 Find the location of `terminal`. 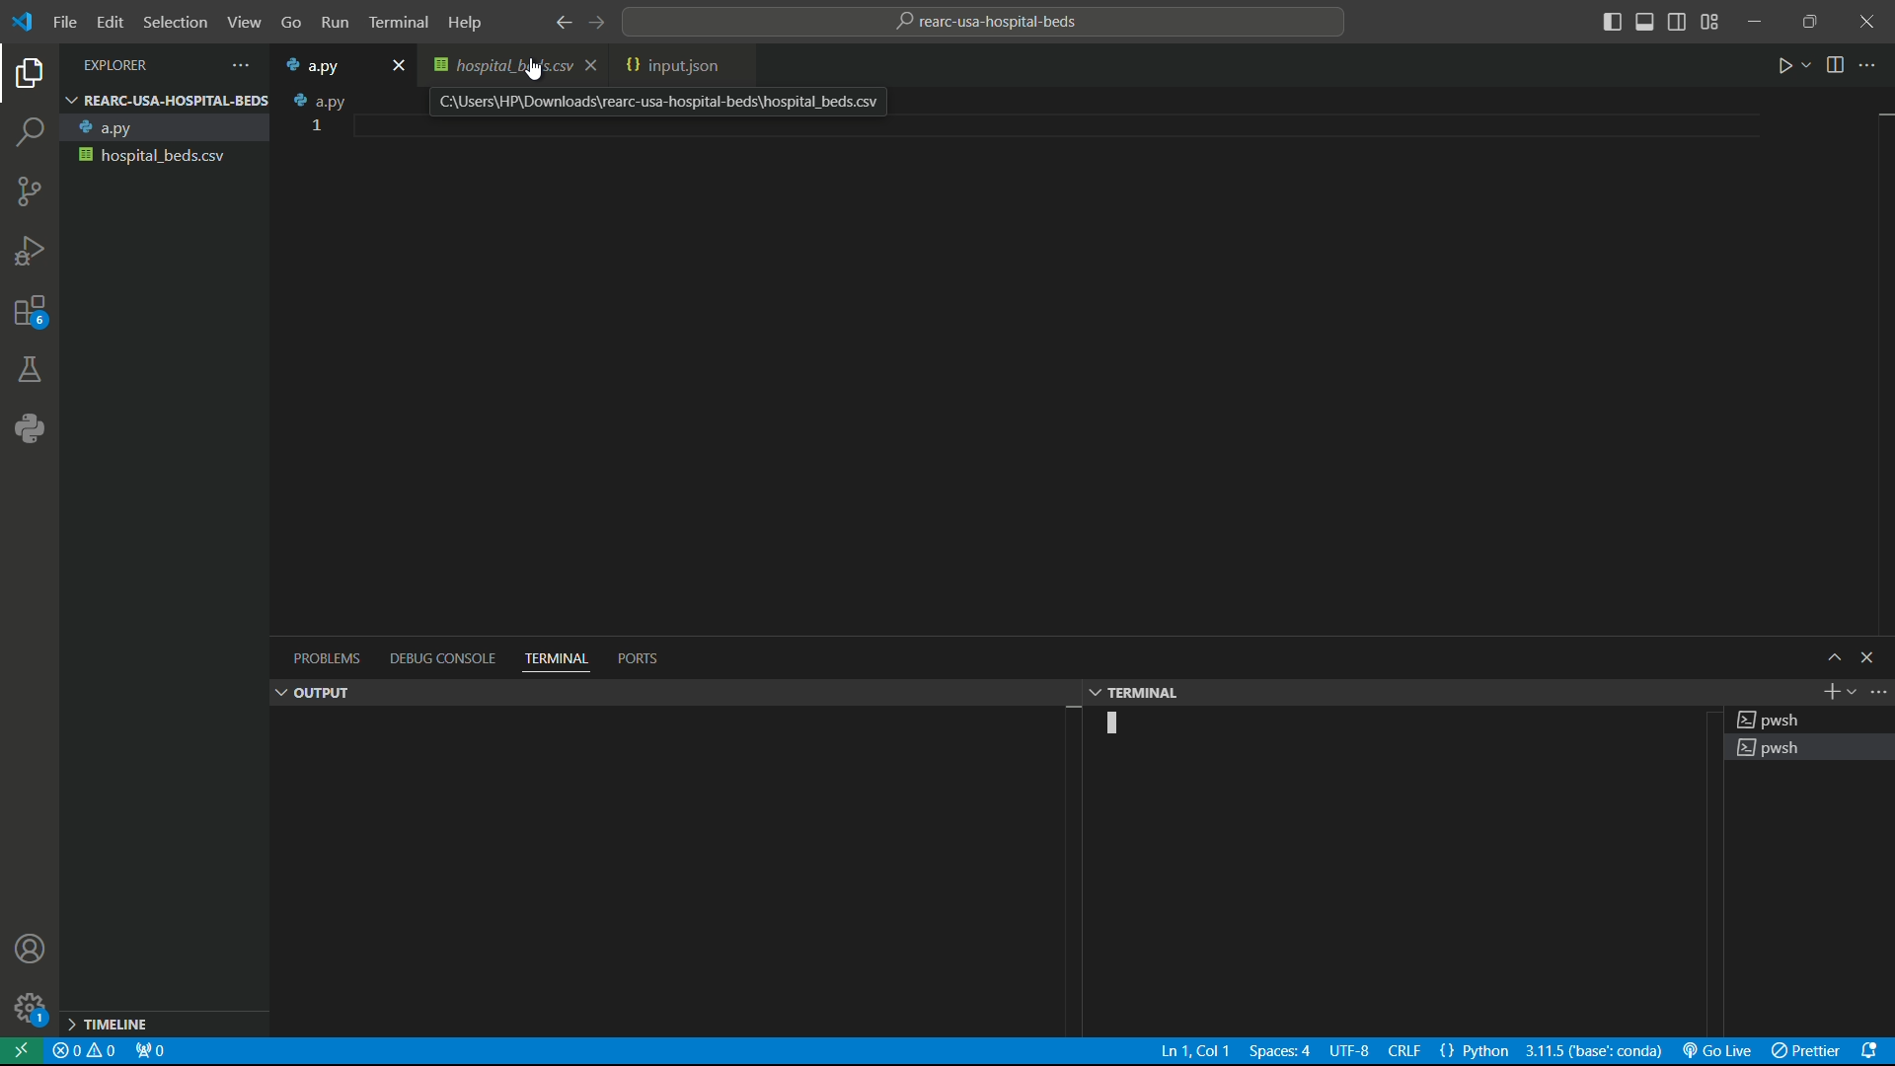

terminal is located at coordinates (1139, 692).